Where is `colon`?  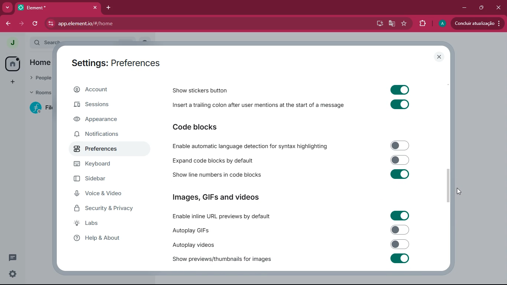
colon is located at coordinates (258, 107).